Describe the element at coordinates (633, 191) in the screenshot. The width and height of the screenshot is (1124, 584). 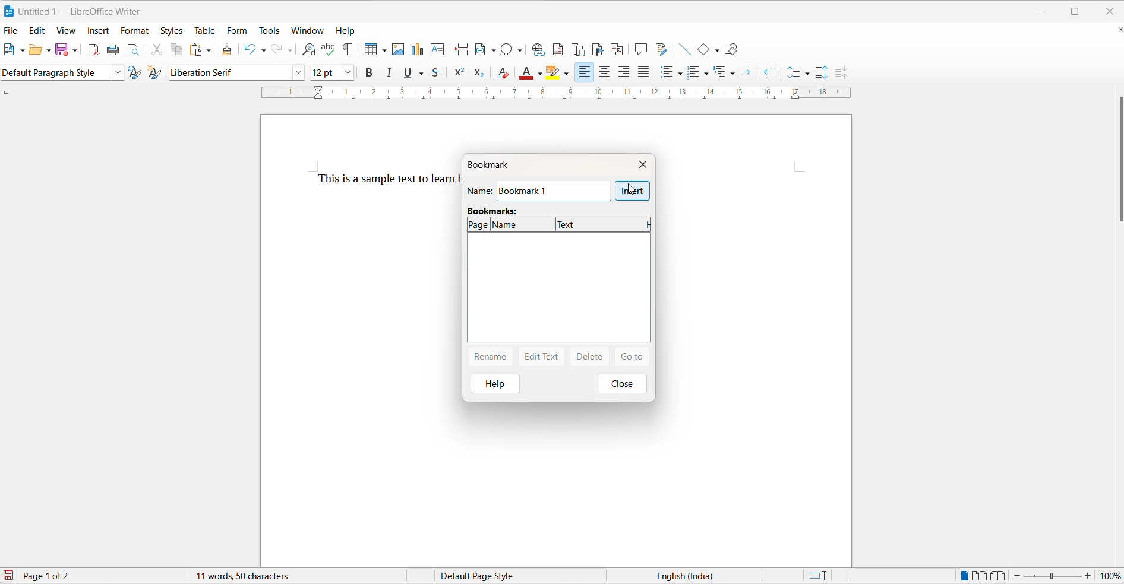
I see `insert` at that location.